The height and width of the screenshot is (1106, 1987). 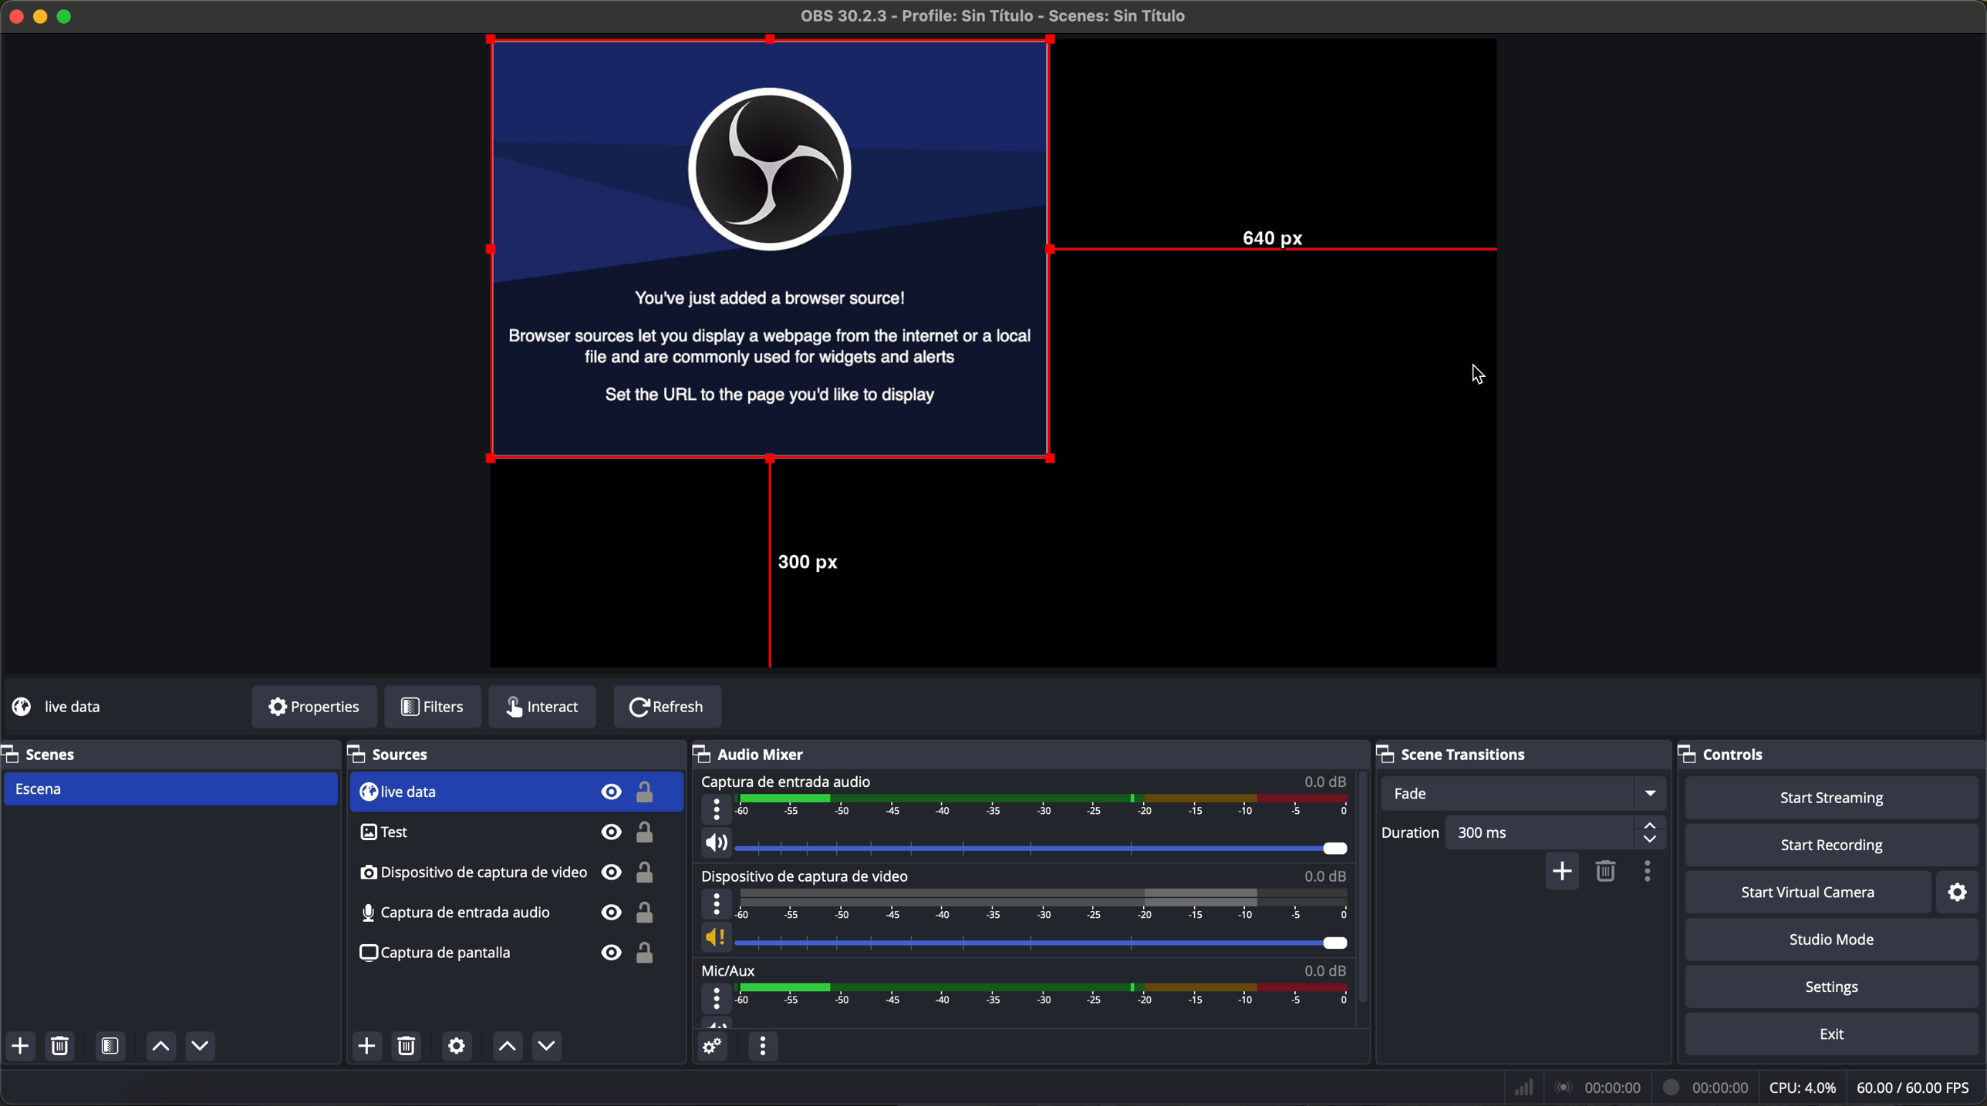 What do you see at coordinates (1961, 894) in the screenshot?
I see `settings` at bounding box center [1961, 894].